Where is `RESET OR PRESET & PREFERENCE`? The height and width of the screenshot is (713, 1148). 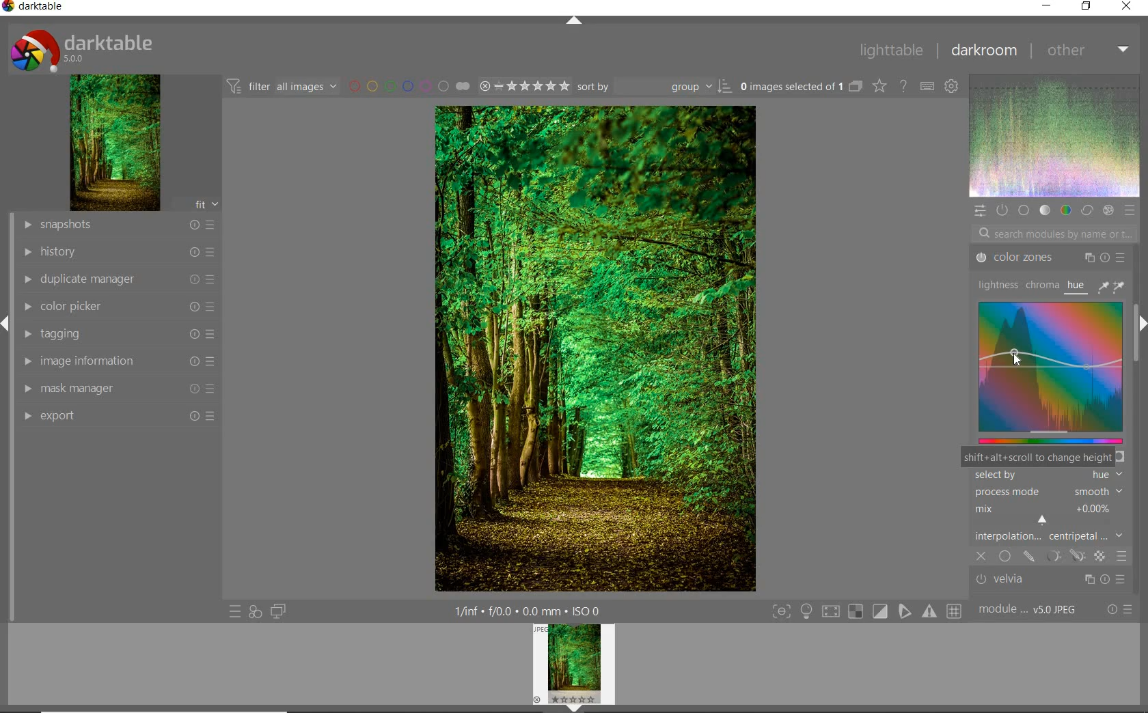 RESET OR PRESET & PREFERENCE is located at coordinates (1120, 610).